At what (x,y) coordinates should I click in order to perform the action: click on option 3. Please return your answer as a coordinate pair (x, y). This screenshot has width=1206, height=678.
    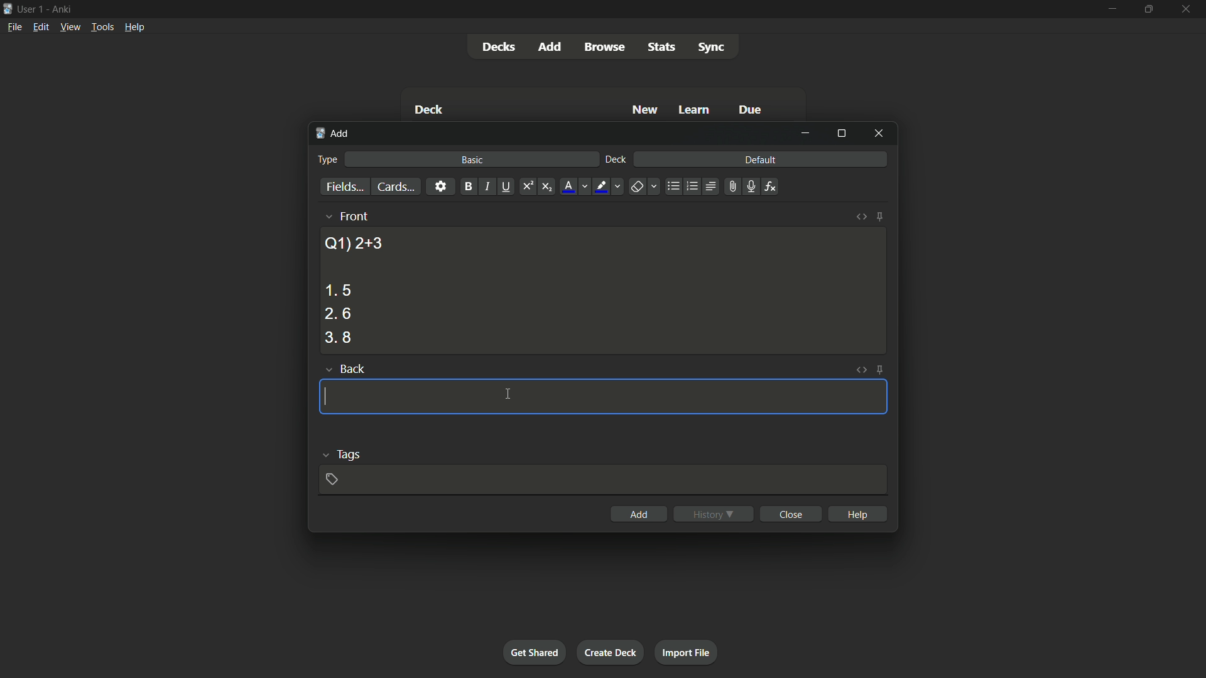
    Looking at the image, I should click on (339, 338).